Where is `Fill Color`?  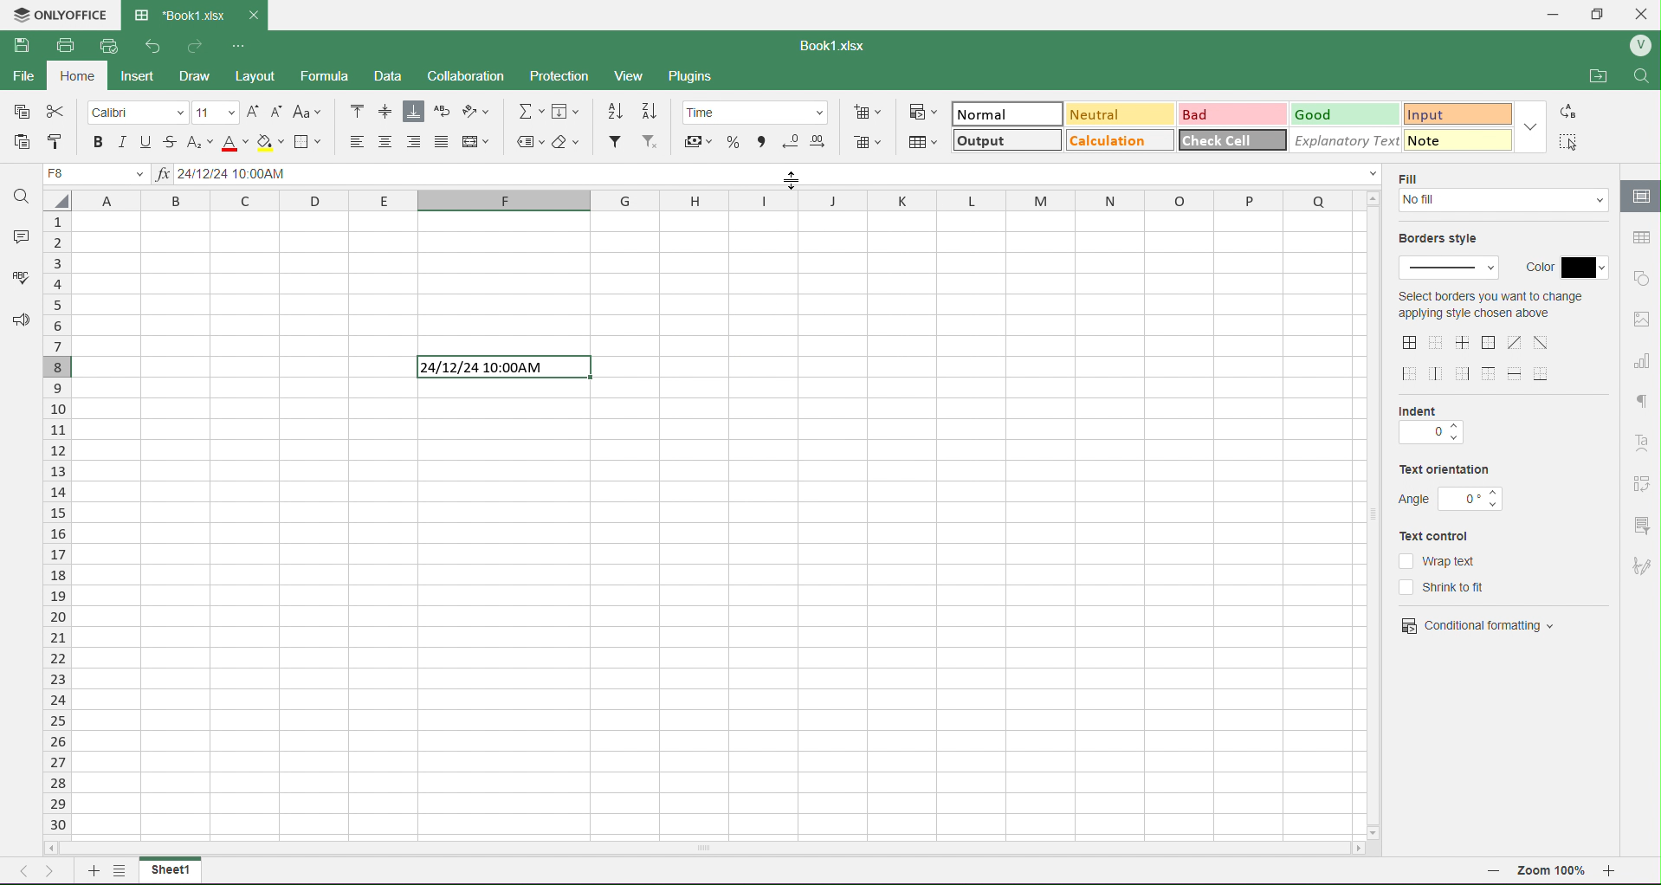
Fill Color is located at coordinates (269, 142).